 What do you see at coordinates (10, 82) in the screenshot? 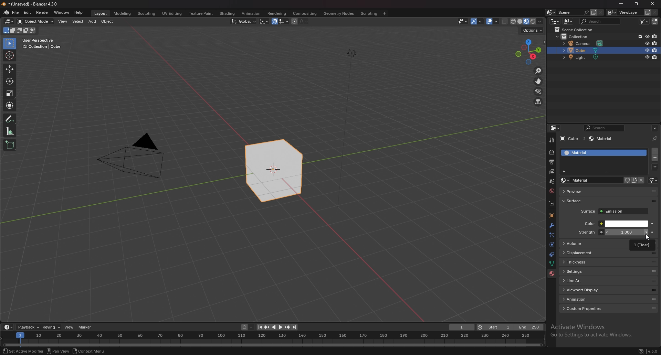
I see `rotate` at bounding box center [10, 82].